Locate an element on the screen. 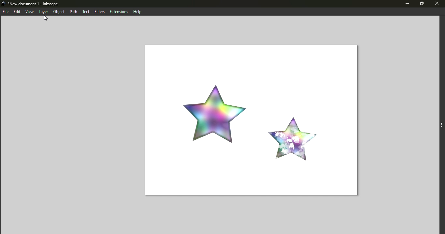 This screenshot has width=445, height=234. New document 1 - Inkscape is located at coordinates (31, 4).